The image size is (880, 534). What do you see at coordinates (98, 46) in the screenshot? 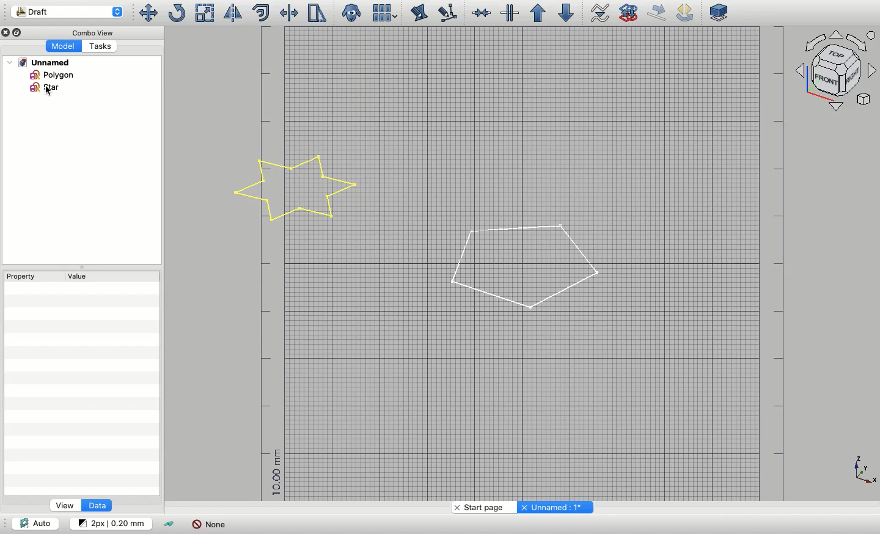
I see `Tasks` at bounding box center [98, 46].